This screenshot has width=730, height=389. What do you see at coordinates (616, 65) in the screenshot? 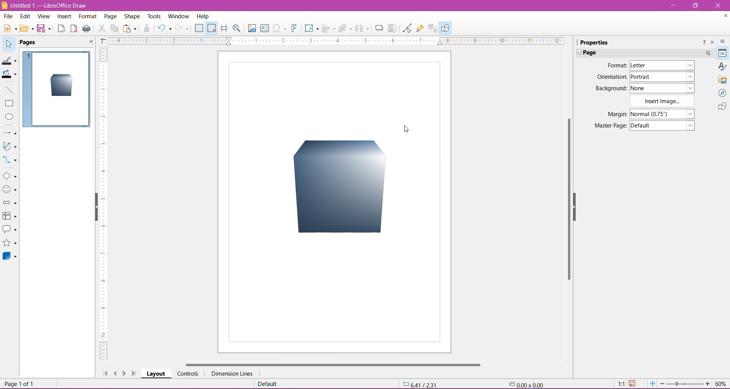
I see `Format` at bounding box center [616, 65].